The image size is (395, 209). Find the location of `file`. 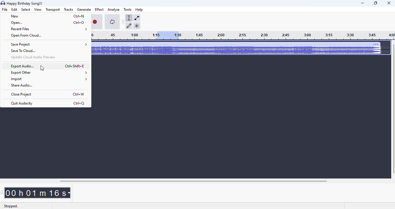

file is located at coordinates (5, 10).